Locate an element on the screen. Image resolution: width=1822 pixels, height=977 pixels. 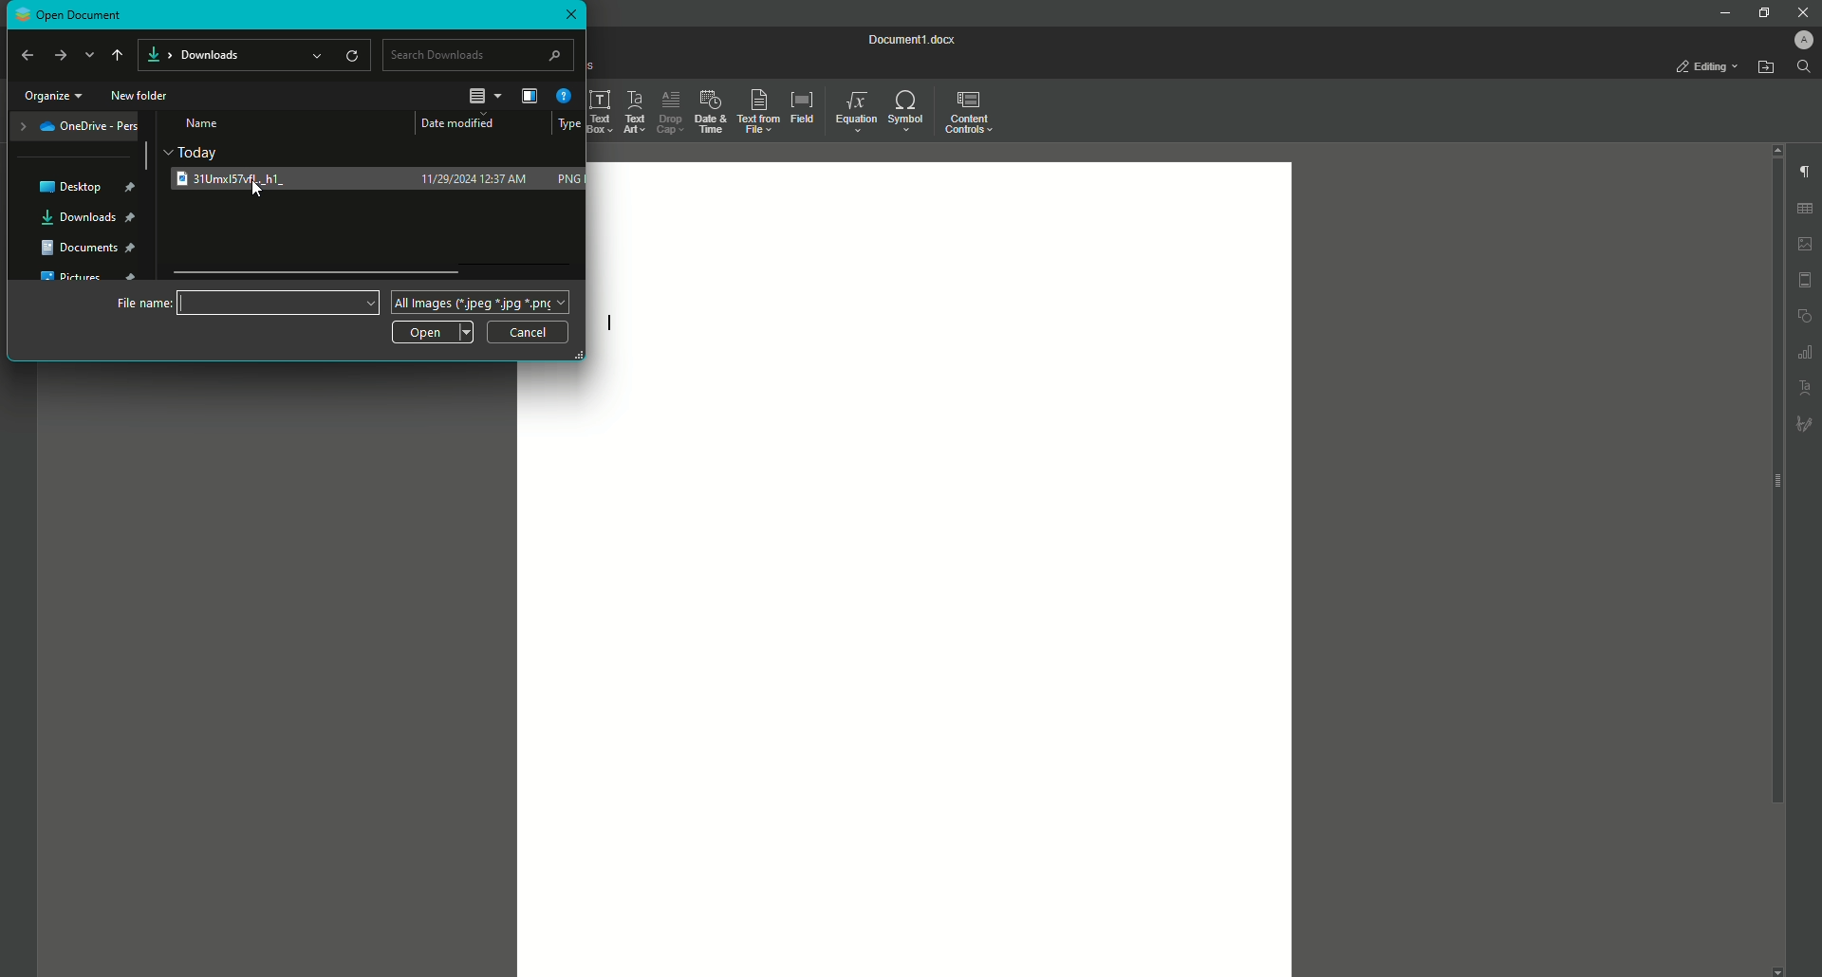
Symbol is located at coordinates (907, 111).